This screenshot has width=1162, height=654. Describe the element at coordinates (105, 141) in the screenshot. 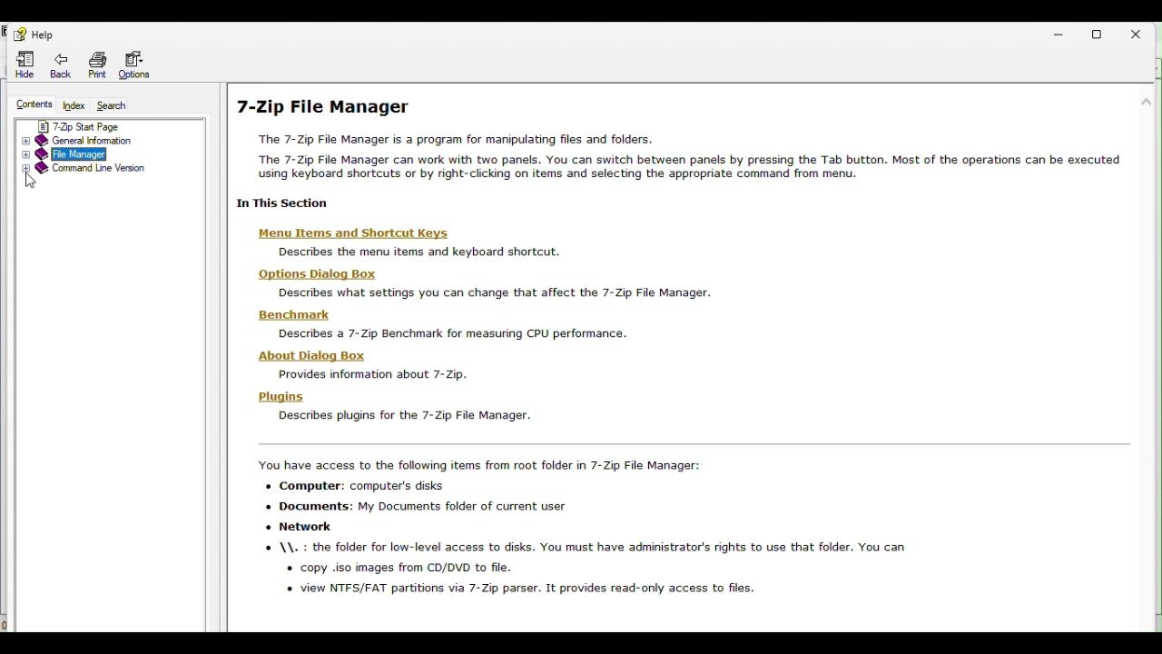

I see `General information` at that location.